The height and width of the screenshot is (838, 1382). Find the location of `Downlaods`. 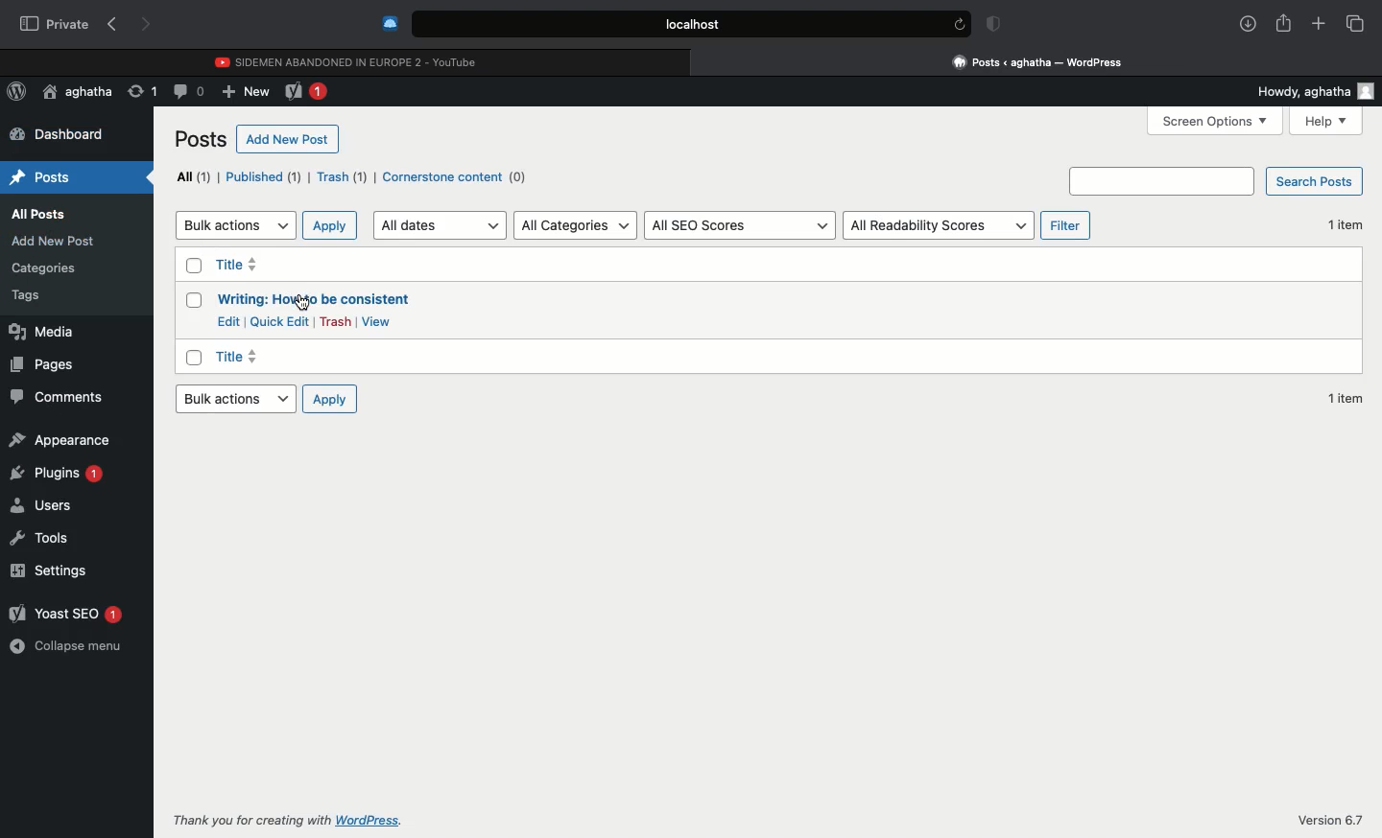

Downlaods is located at coordinates (1245, 25).